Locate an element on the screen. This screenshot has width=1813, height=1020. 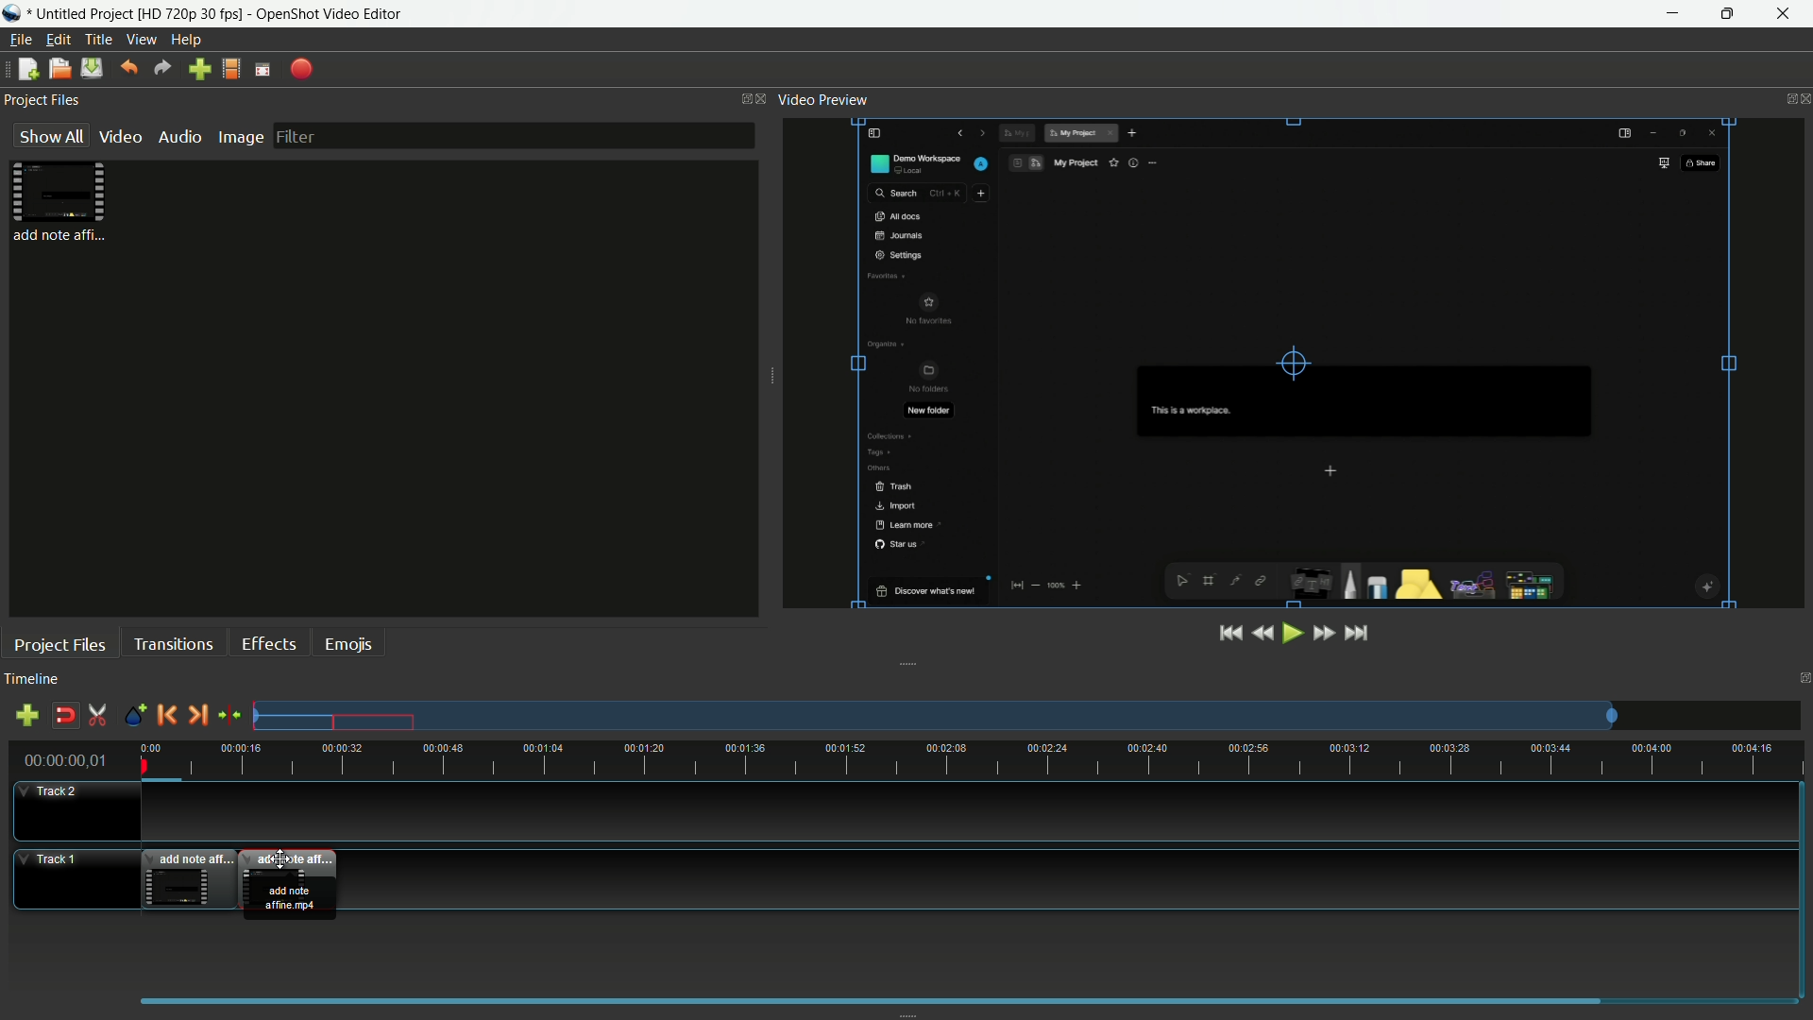
file menu is located at coordinates (21, 40).